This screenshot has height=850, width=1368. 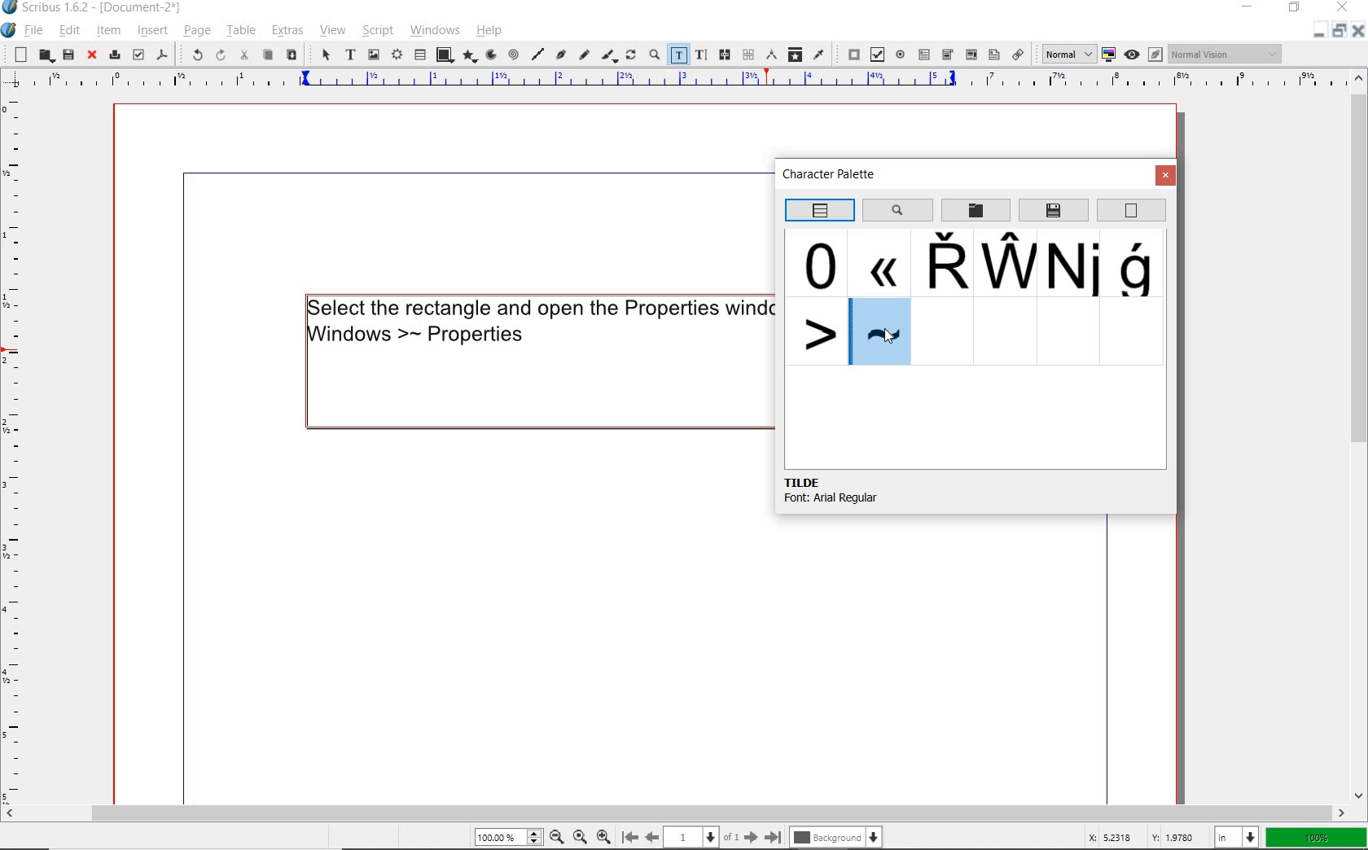 What do you see at coordinates (1360, 437) in the screenshot?
I see `scrollbar` at bounding box center [1360, 437].